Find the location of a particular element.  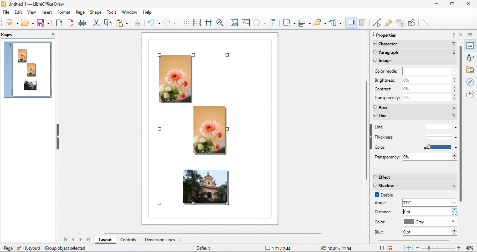

line is located at coordinates (415, 116).